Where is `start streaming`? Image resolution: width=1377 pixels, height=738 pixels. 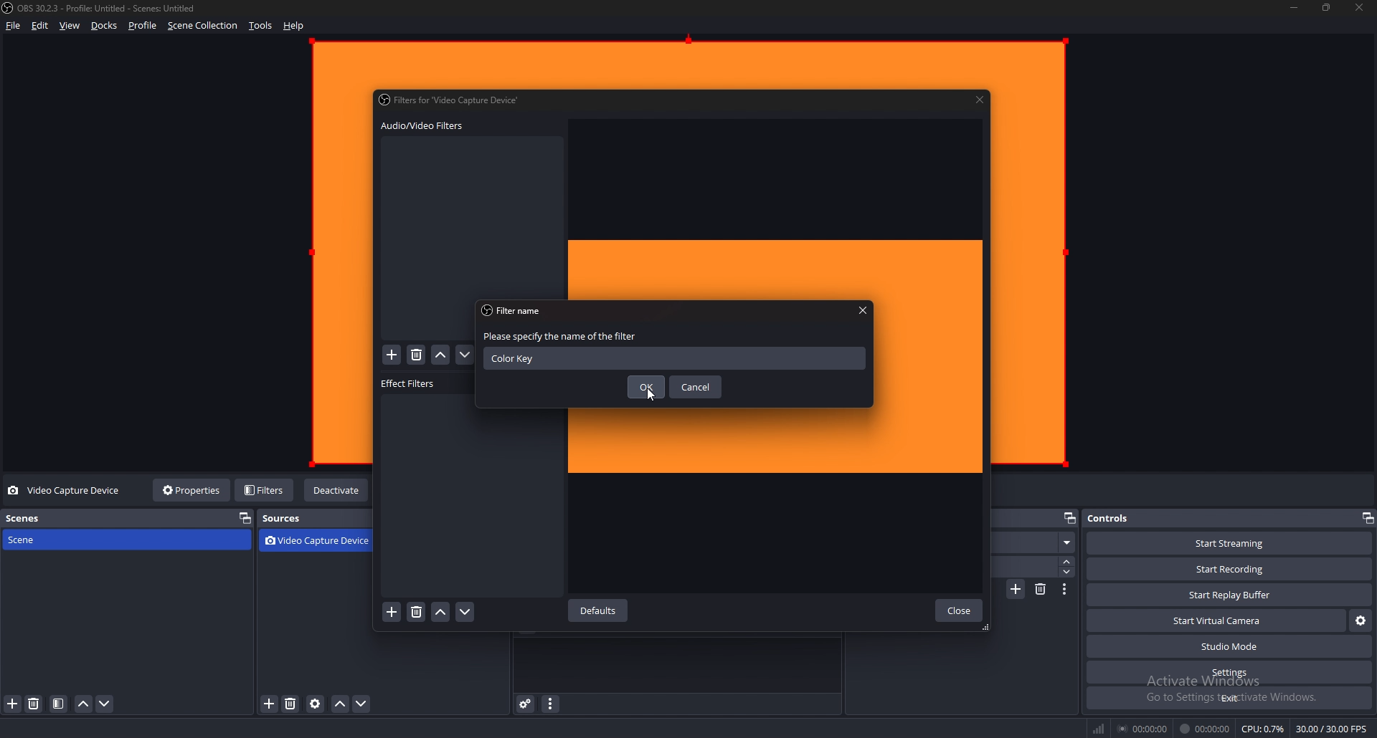
start streaming is located at coordinates (1229, 543).